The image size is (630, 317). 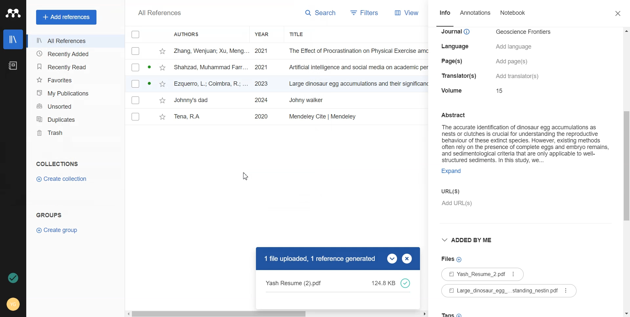 I want to click on Create Collection, so click(x=62, y=179).